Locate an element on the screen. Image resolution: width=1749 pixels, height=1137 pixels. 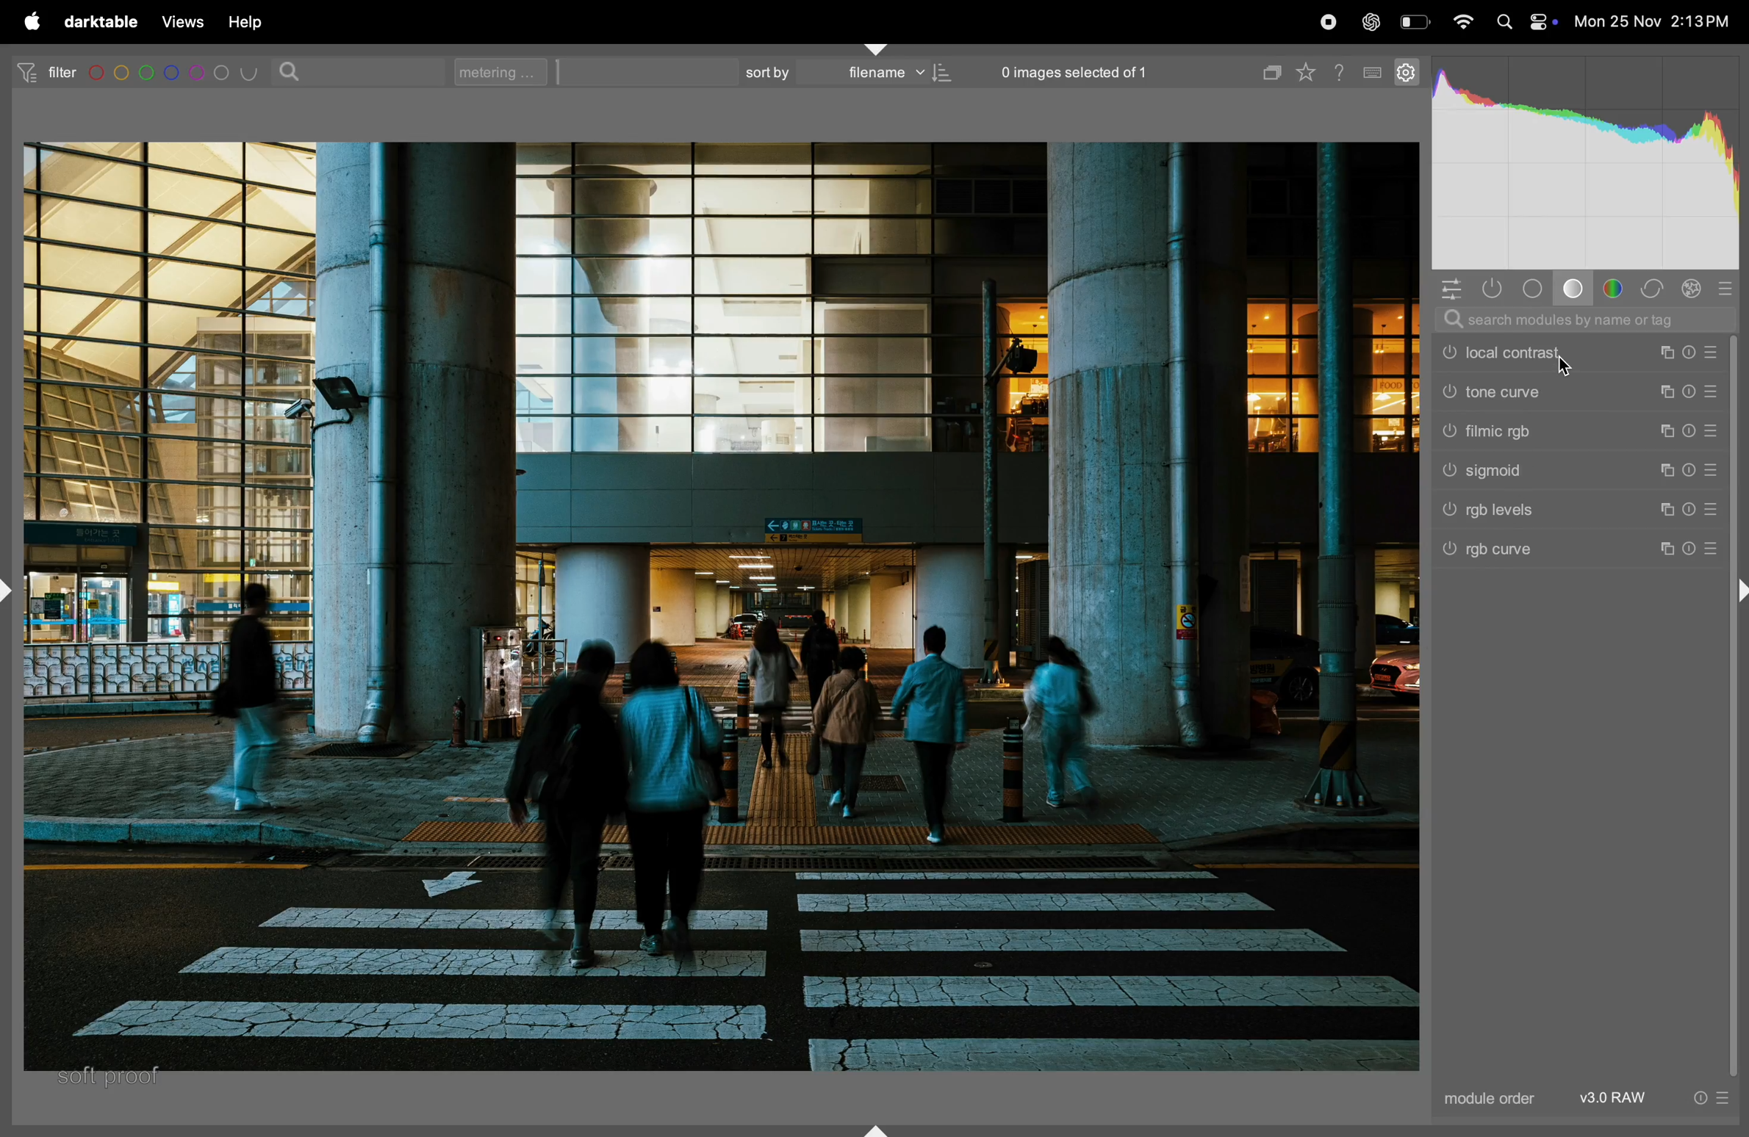
reset is located at coordinates (1690, 507).